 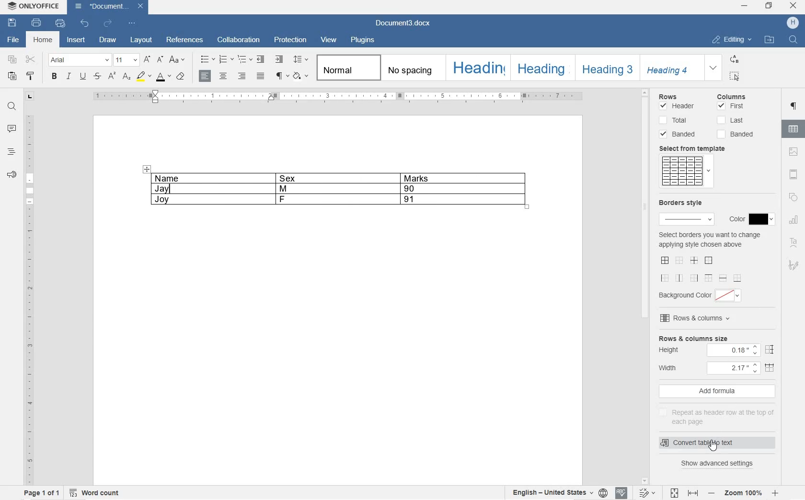 What do you see at coordinates (364, 40) in the screenshot?
I see `PLUGINS` at bounding box center [364, 40].